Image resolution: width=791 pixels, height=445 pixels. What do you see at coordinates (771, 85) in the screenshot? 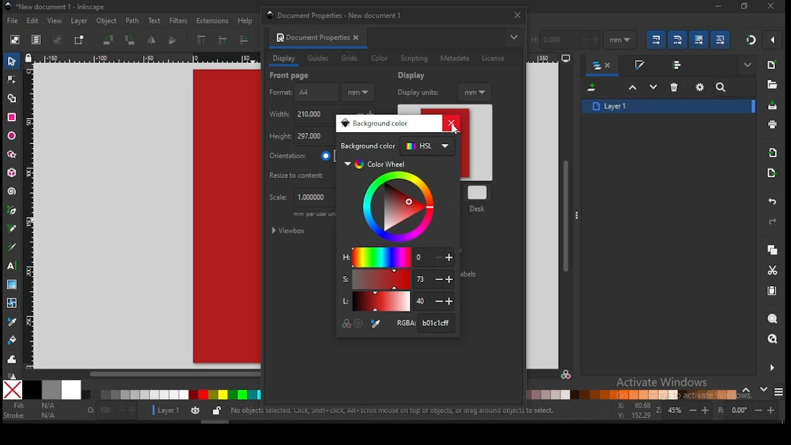
I see `open` at bounding box center [771, 85].